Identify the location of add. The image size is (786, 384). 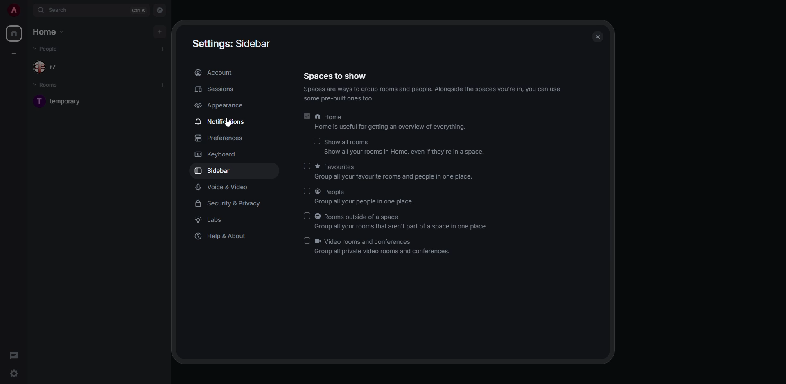
(162, 85).